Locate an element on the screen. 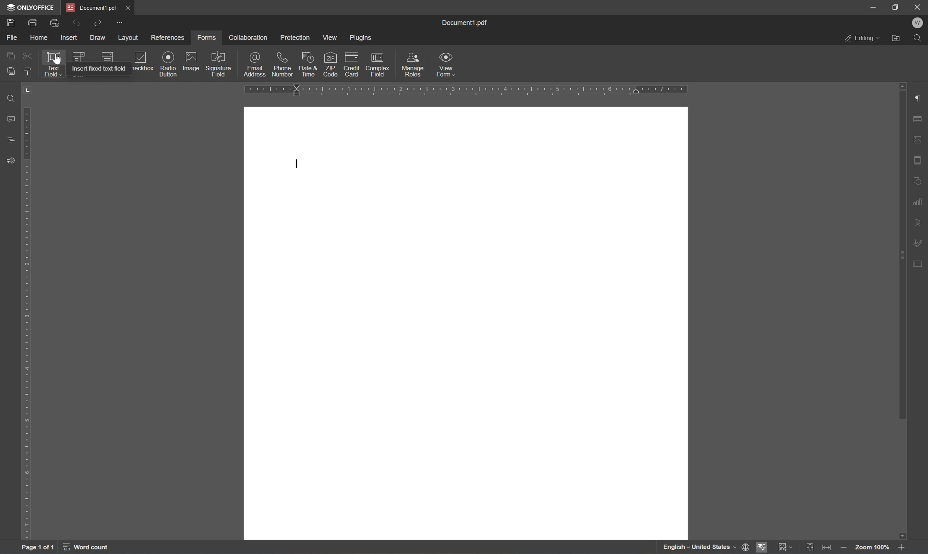 The image size is (928, 554). track changes is located at coordinates (786, 547).